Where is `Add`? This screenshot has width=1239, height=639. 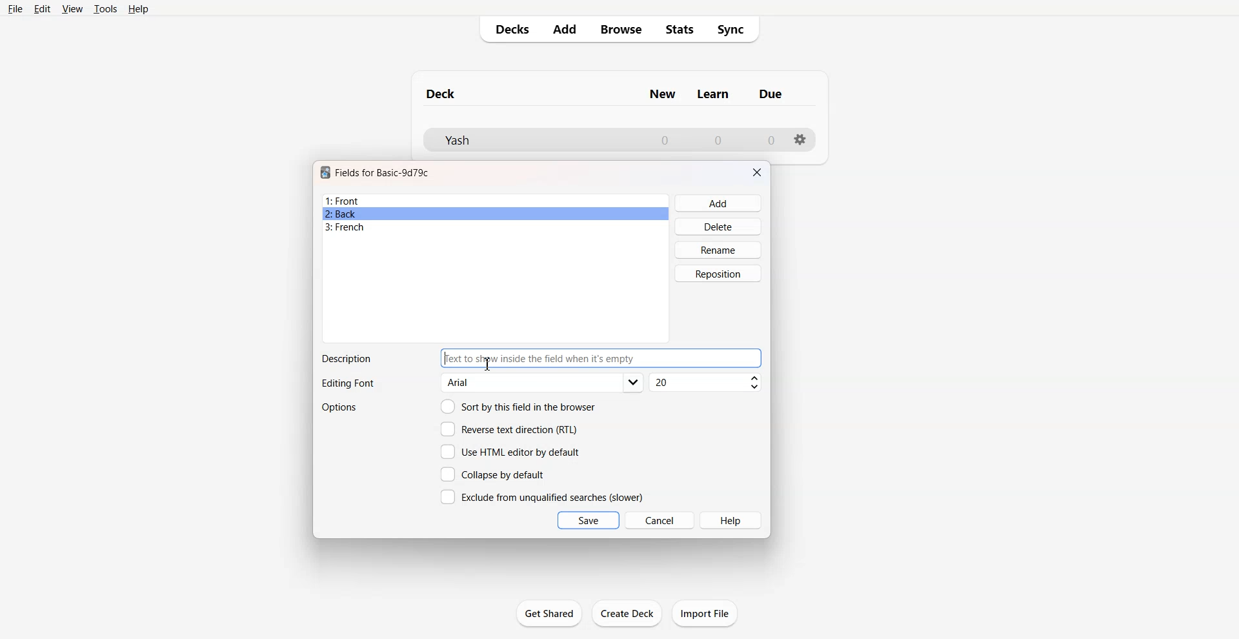 Add is located at coordinates (563, 29).